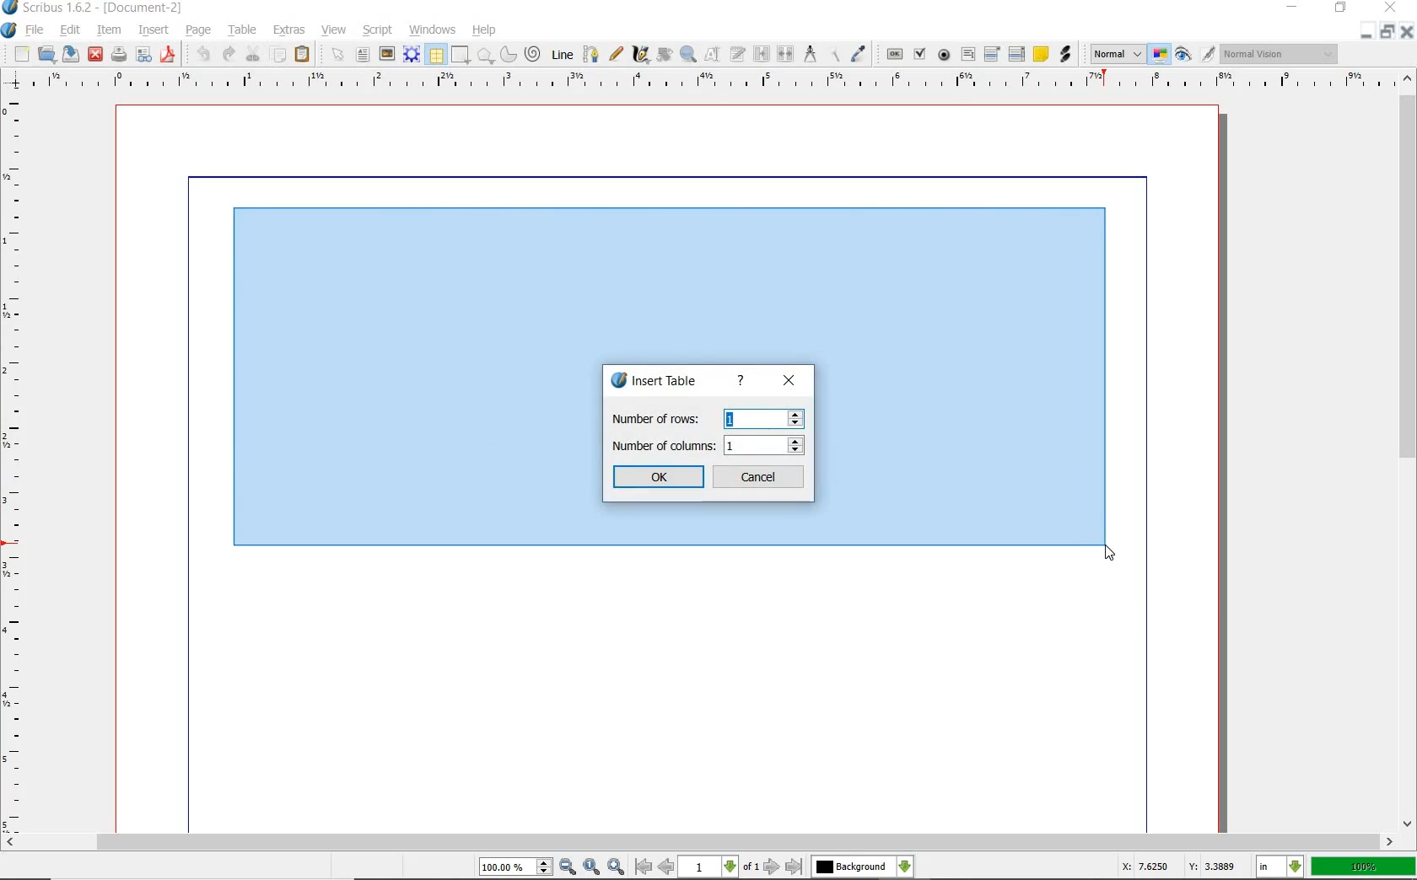 The height and width of the screenshot is (880, 1417). What do you see at coordinates (168, 55) in the screenshot?
I see `safe as pdf` at bounding box center [168, 55].